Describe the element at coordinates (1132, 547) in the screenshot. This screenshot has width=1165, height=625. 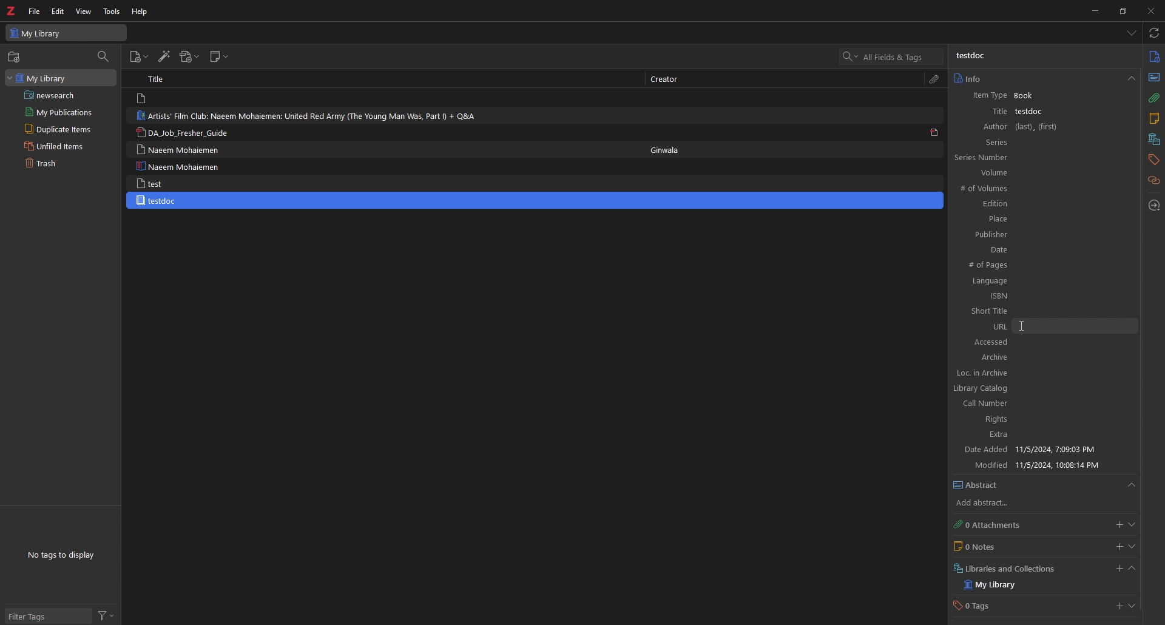
I see `show` at that location.